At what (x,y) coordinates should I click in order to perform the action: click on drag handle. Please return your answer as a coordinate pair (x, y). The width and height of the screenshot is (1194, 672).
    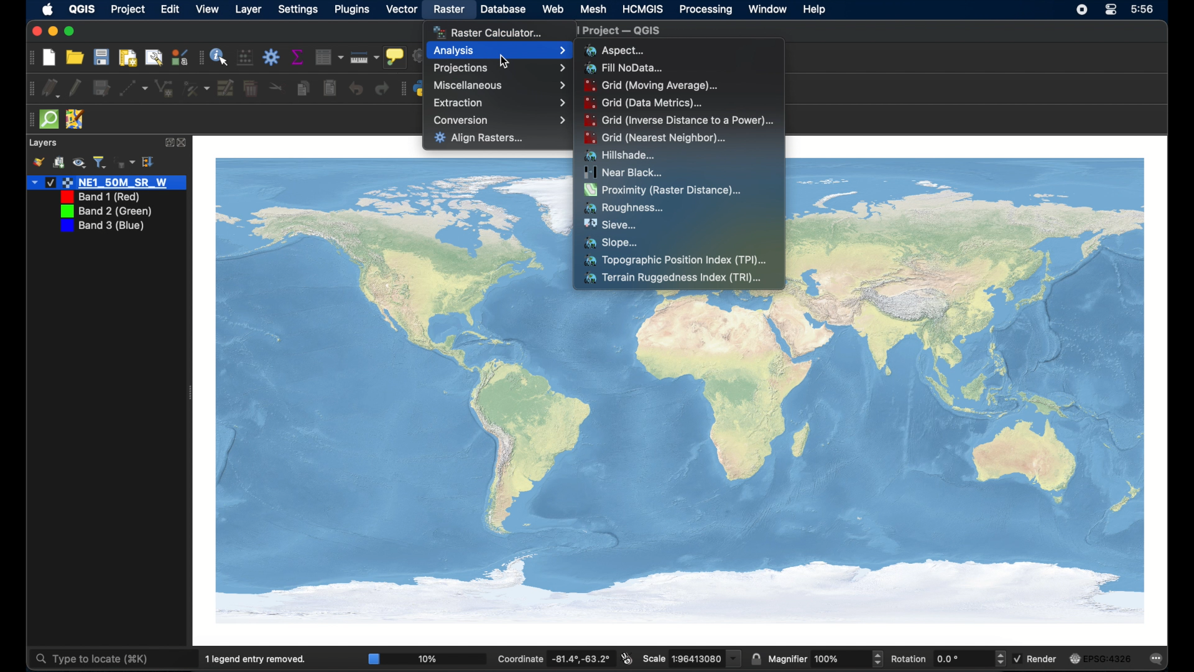
    Looking at the image, I should click on (29, 119).